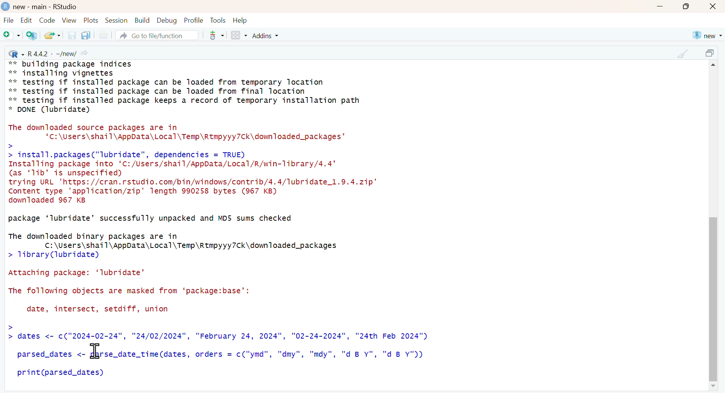 This screenshot has width=725, height=393. I want to click on Plots, so click(91, 20).